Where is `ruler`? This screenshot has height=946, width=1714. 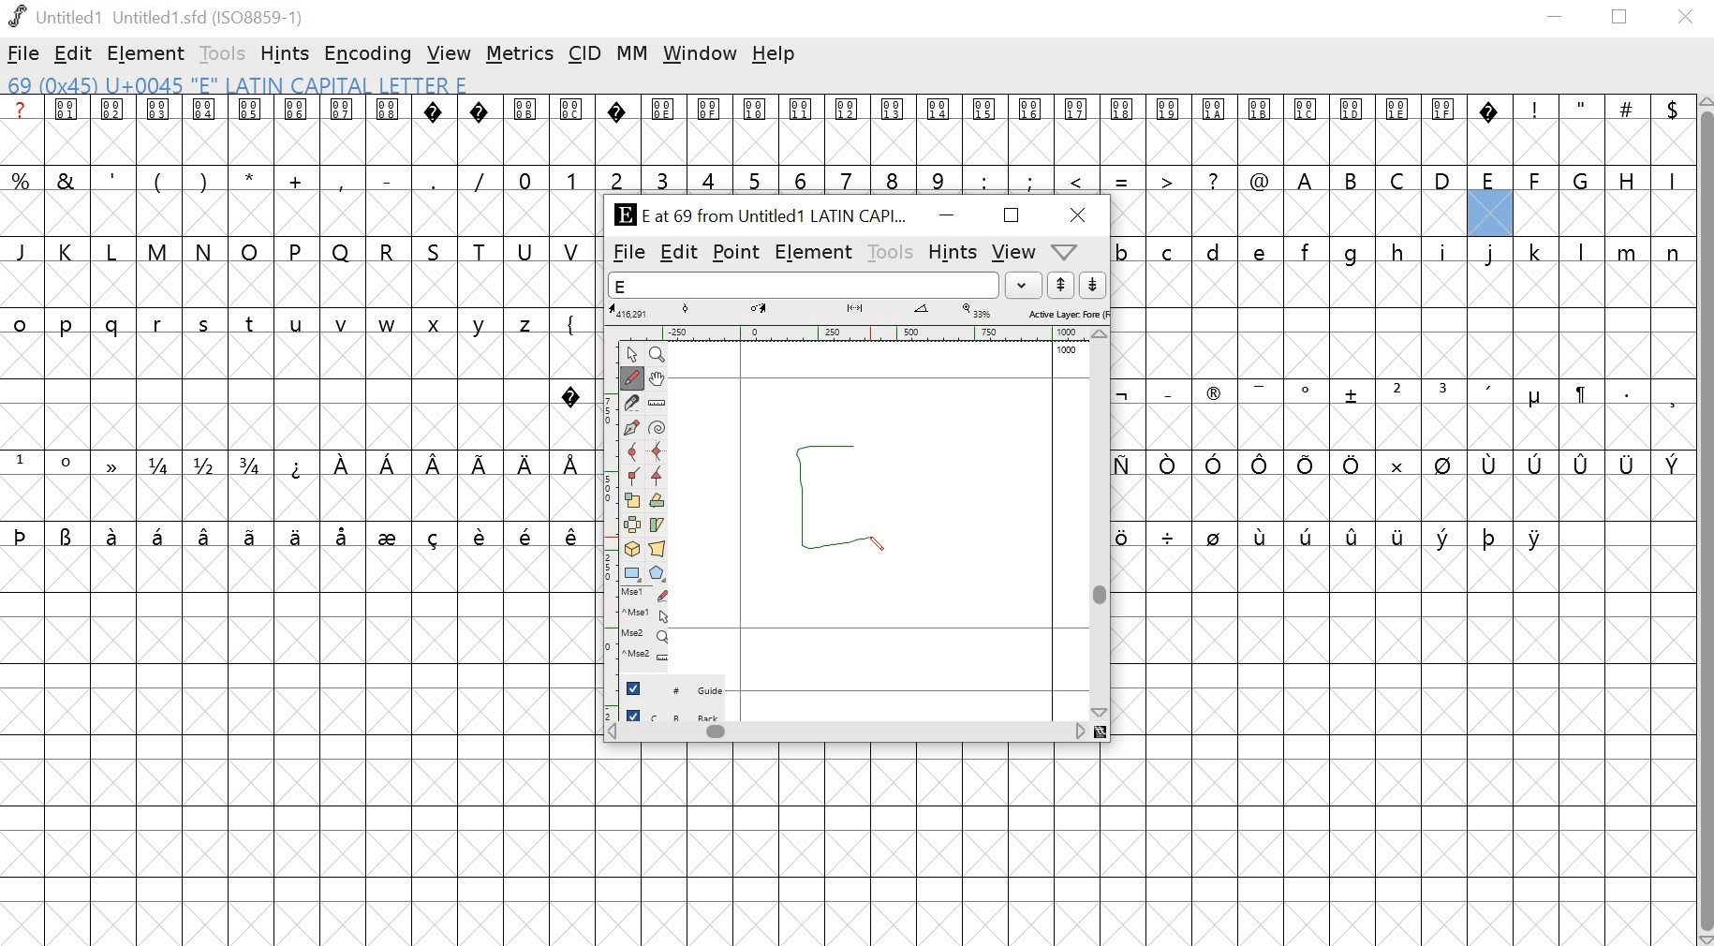 ruler is located at coordinates (851, 333).